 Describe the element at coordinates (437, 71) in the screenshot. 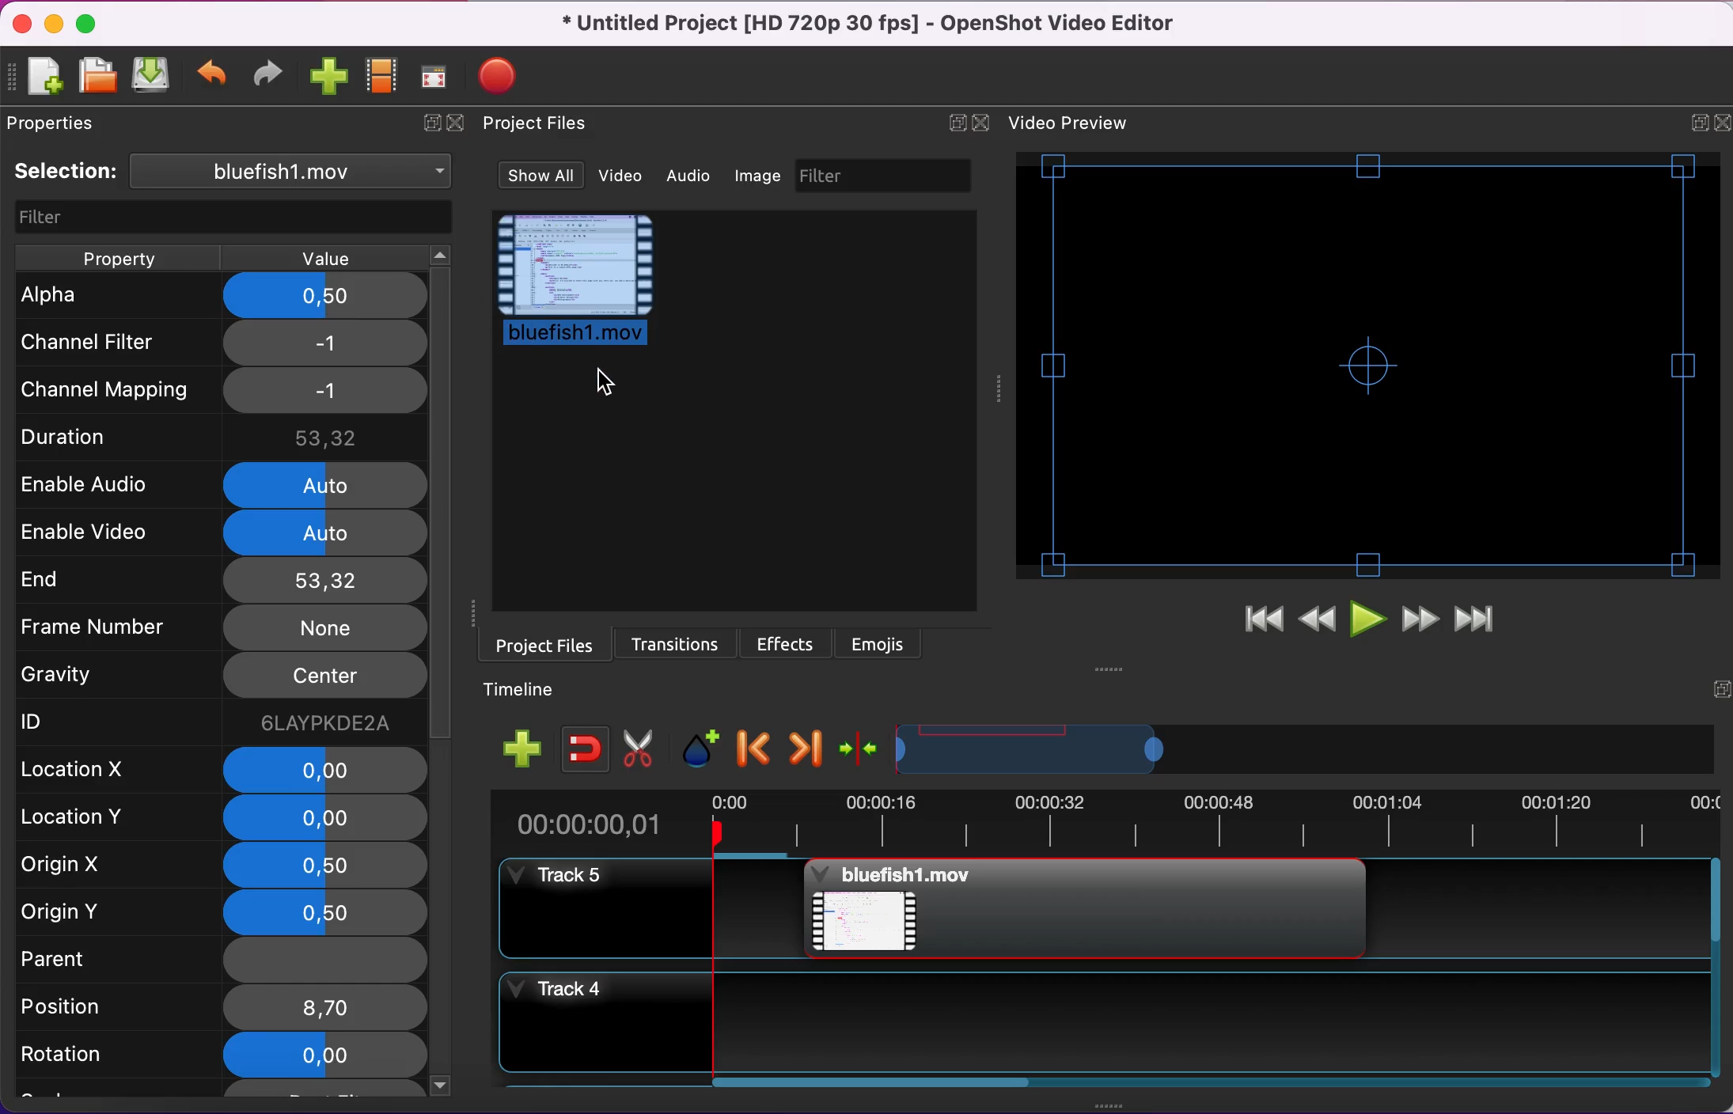

I see `full screen` at that location.